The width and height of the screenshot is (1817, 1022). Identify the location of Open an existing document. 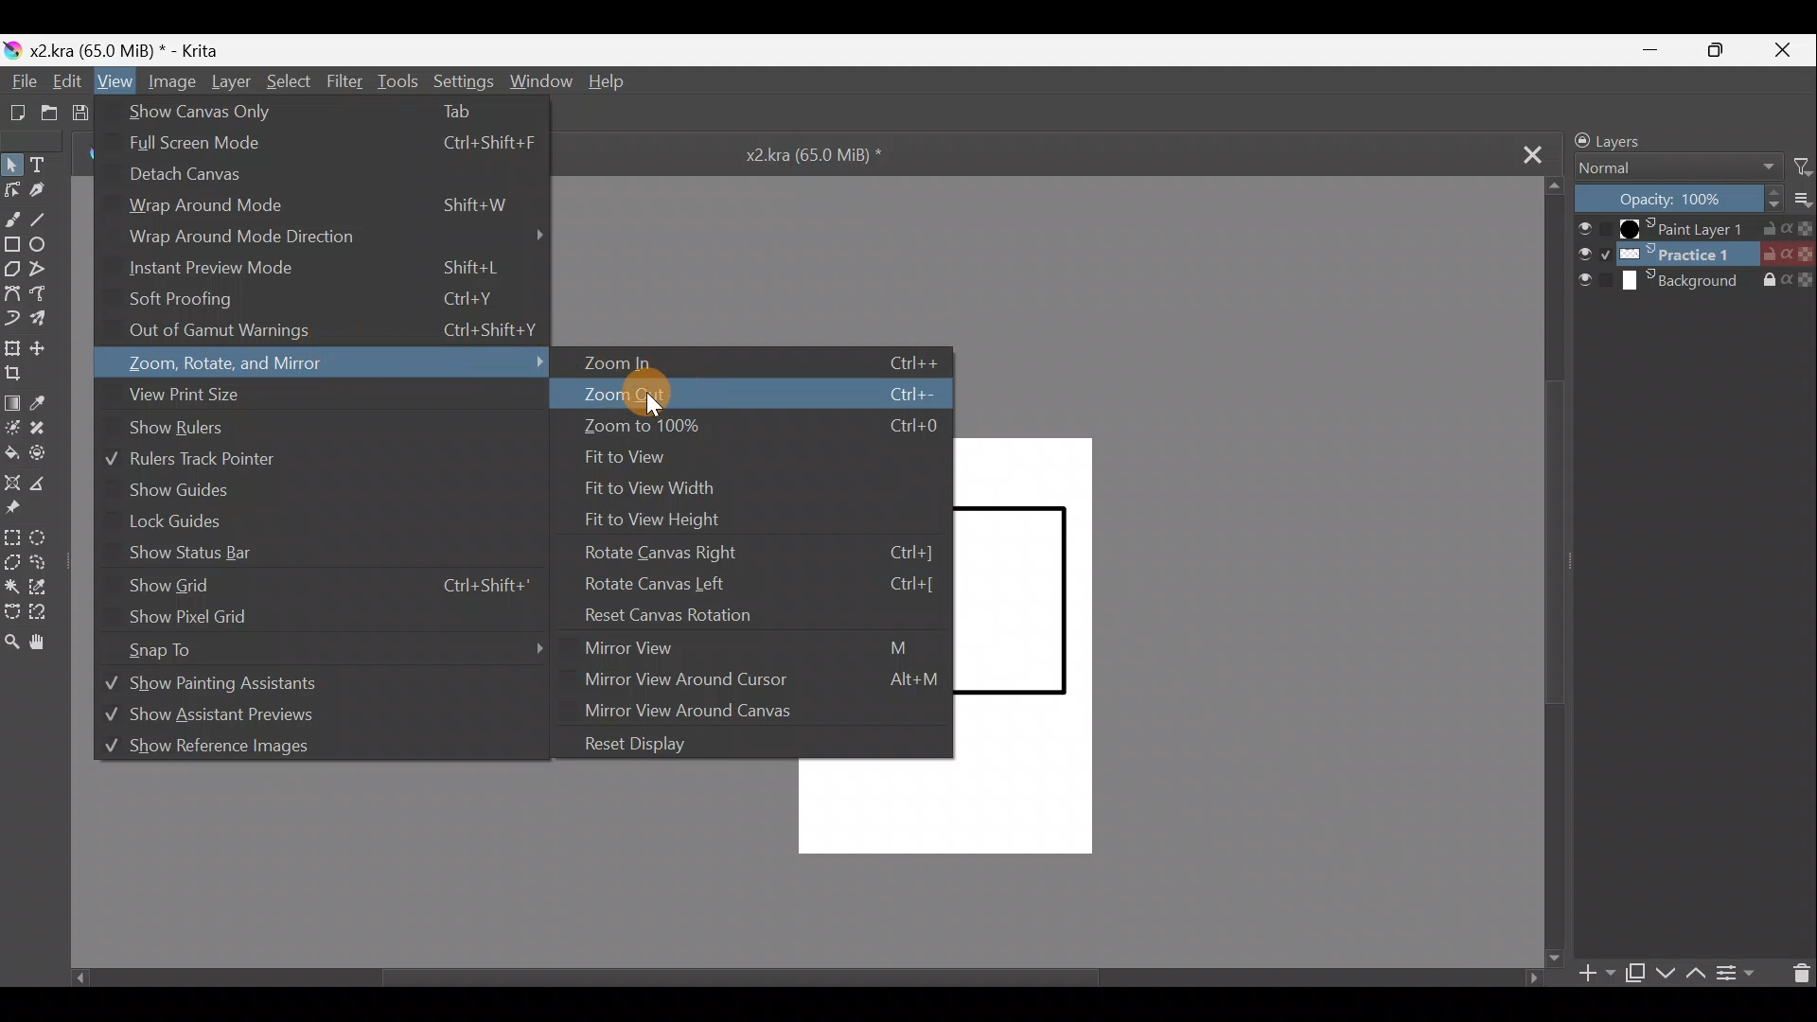
(49, 112).